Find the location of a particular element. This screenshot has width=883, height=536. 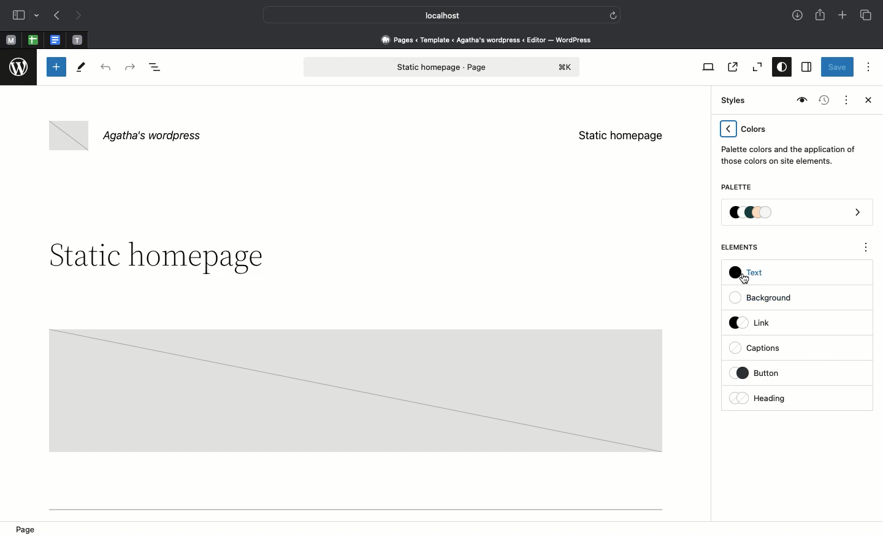

Sidebar is located at coordinates (18, 15).